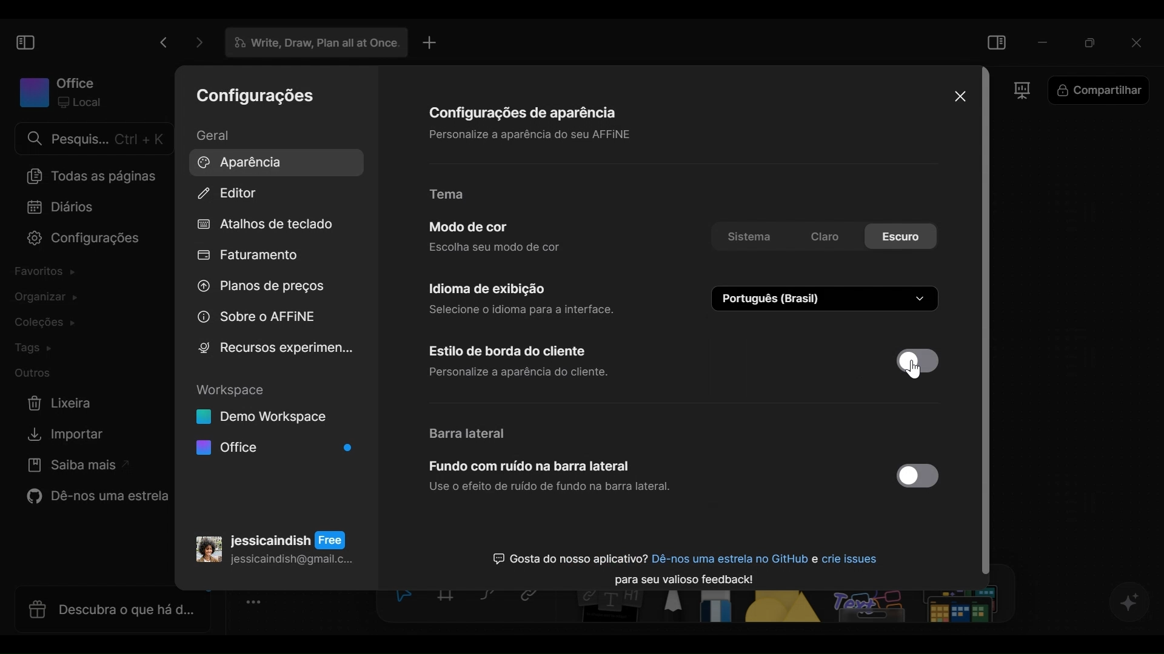  I want to click on Note, so click(608, 608).